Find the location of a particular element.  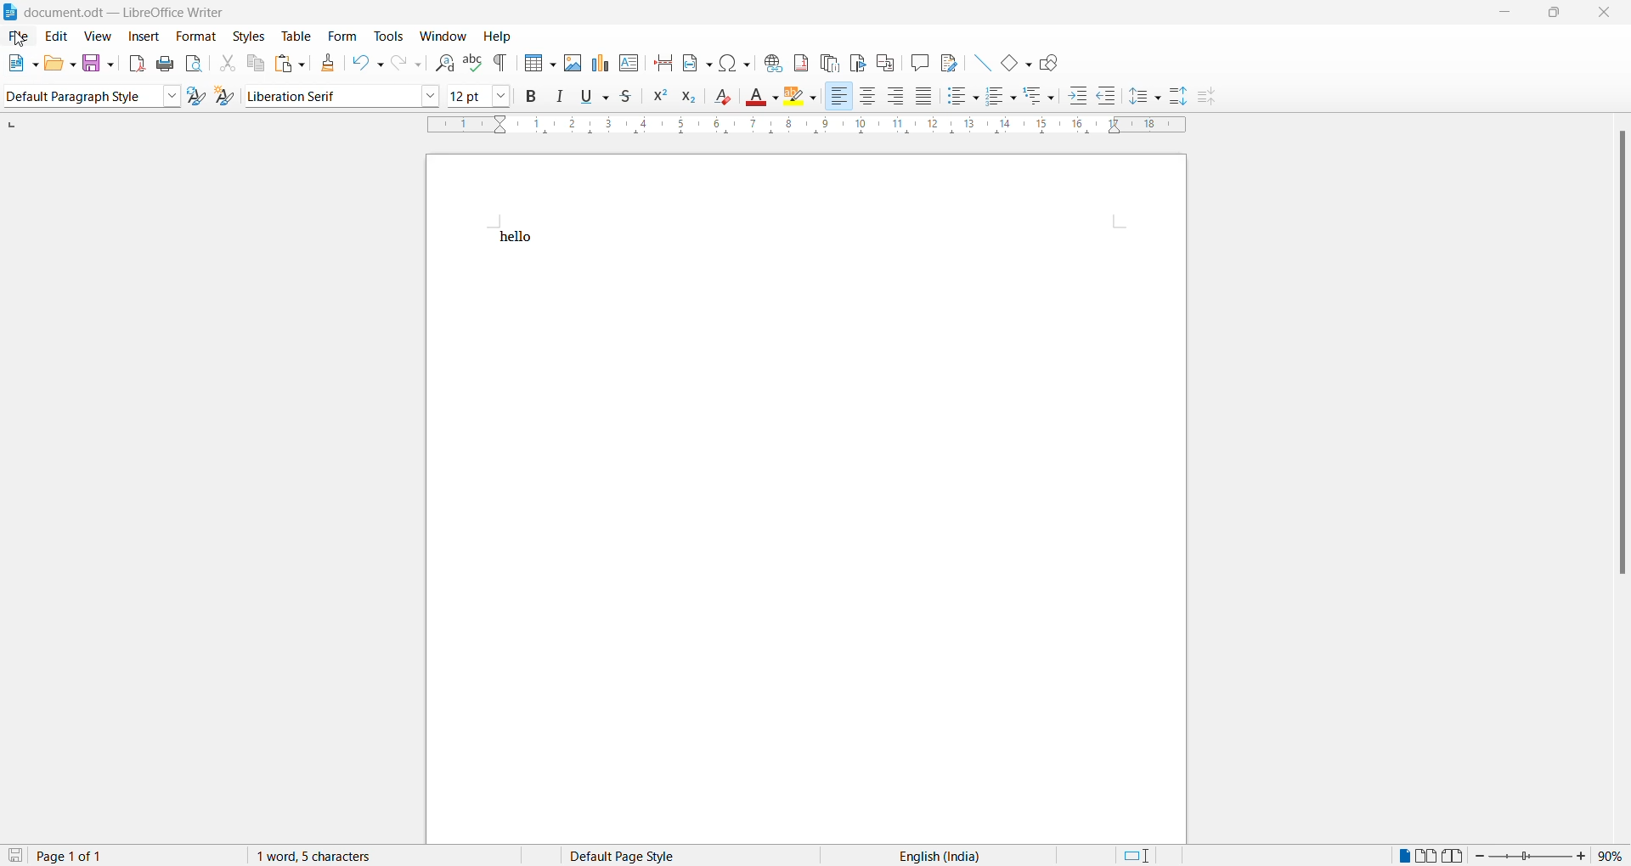

Cut is located at coordinates (223, 64).